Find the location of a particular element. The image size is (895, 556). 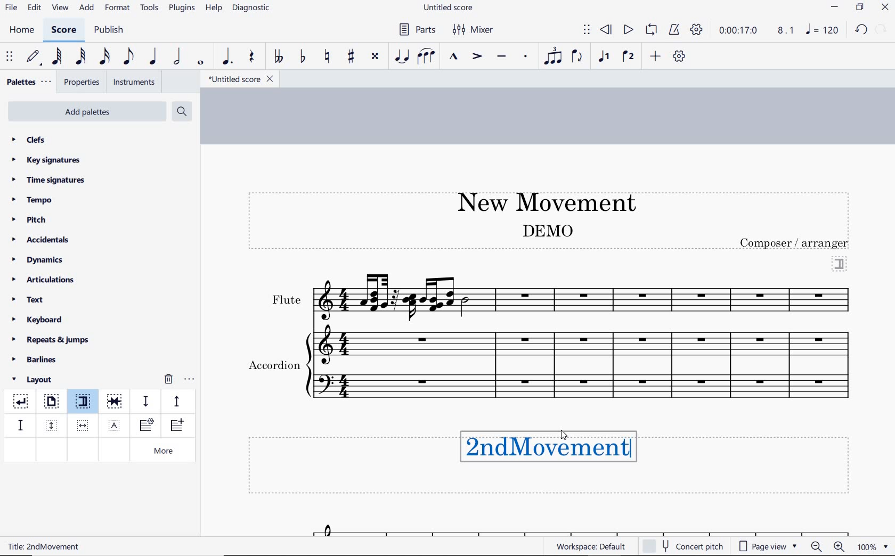

flip direction is located at coordinates (577, 55).